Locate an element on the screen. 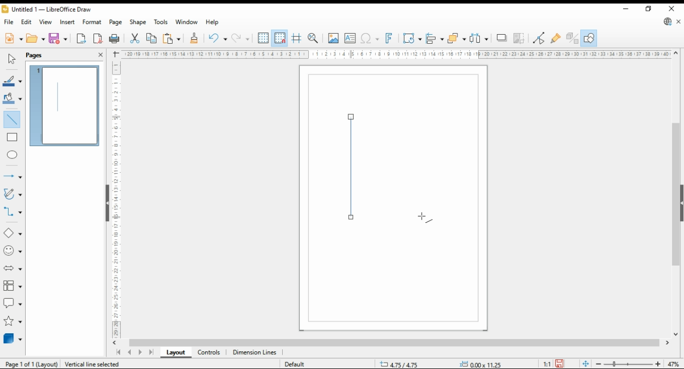  scroll bar is located at coordinates (394, 343).